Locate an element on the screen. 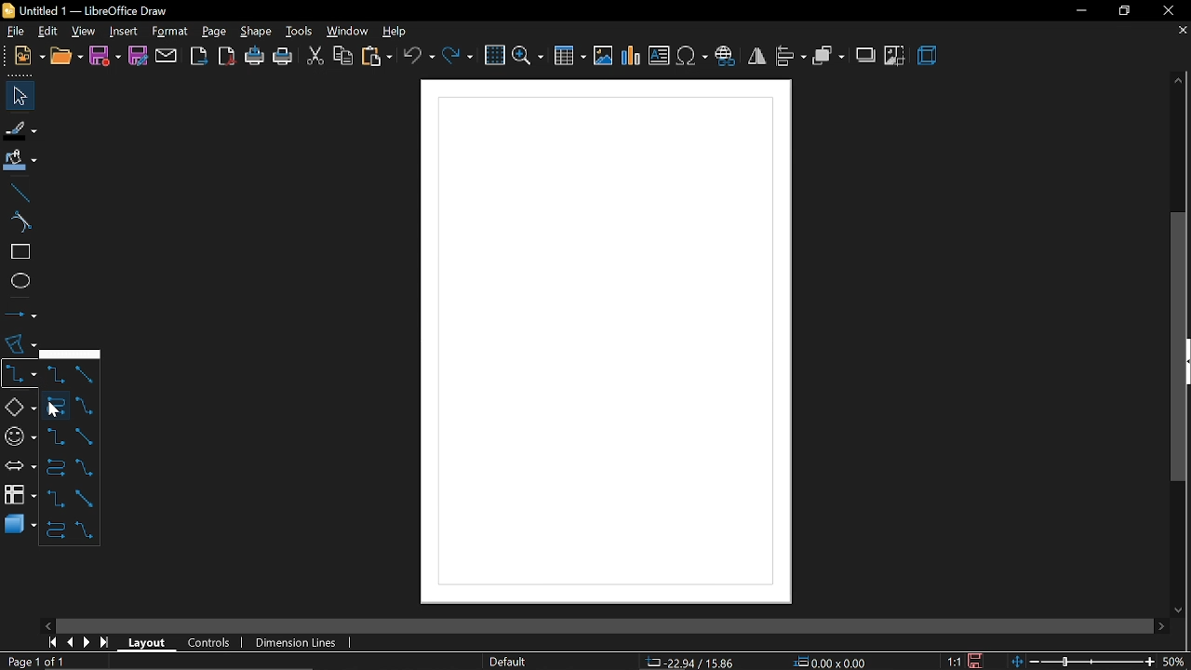 The image size is (1191, 670). save is located at coordinates (105, 57).